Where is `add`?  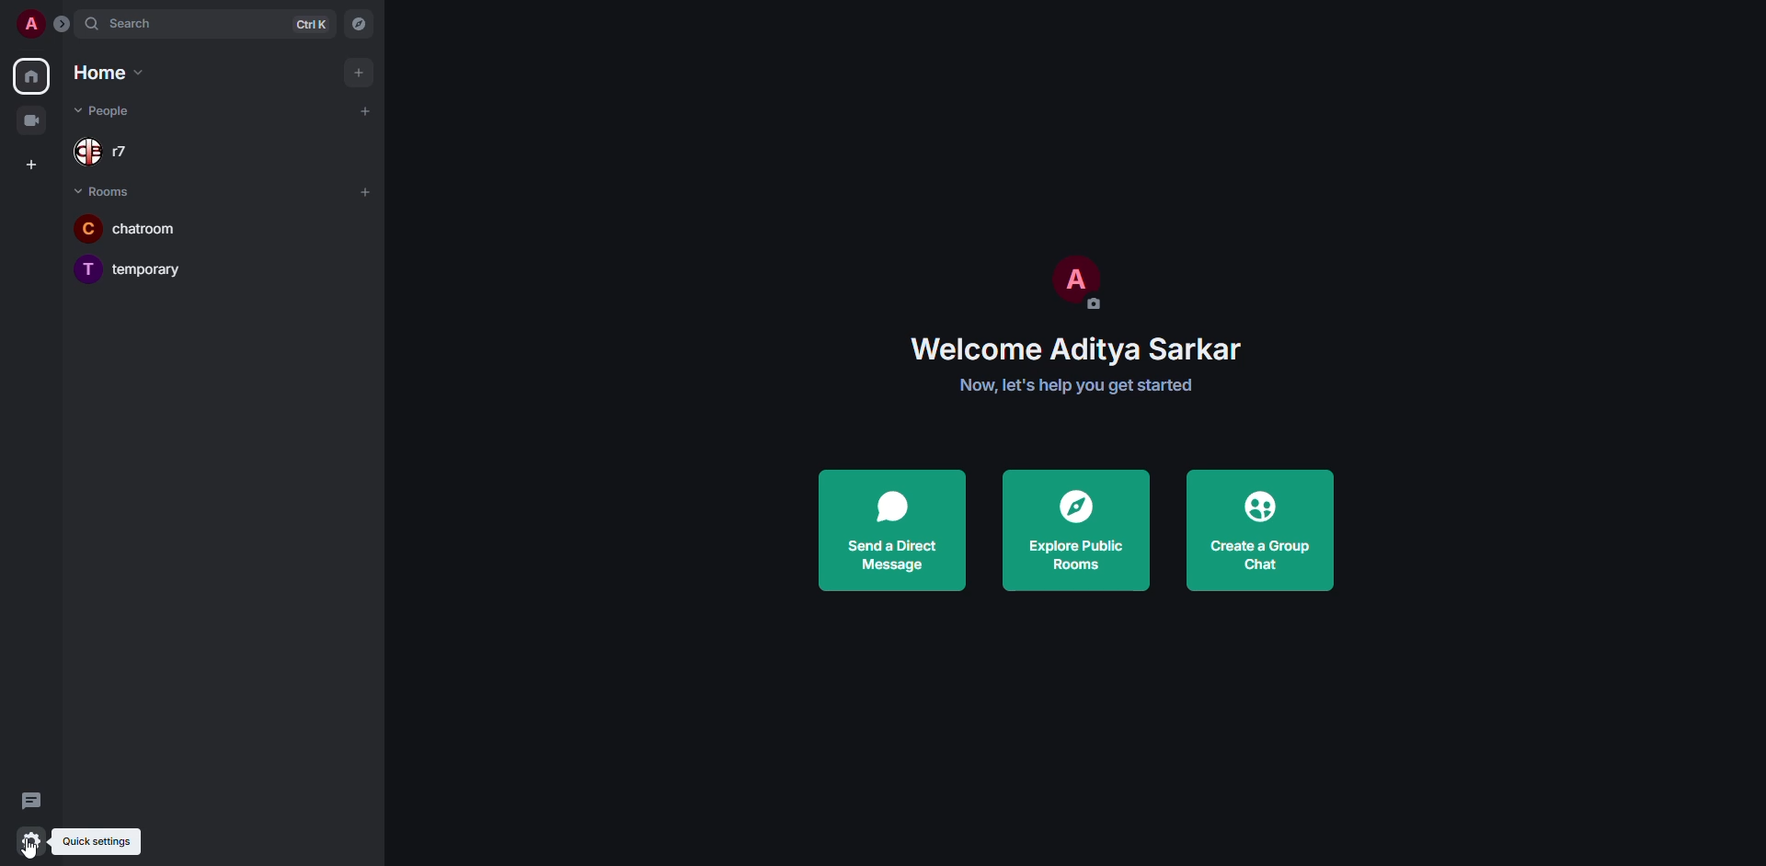 add is located at coordinates (354, 71).